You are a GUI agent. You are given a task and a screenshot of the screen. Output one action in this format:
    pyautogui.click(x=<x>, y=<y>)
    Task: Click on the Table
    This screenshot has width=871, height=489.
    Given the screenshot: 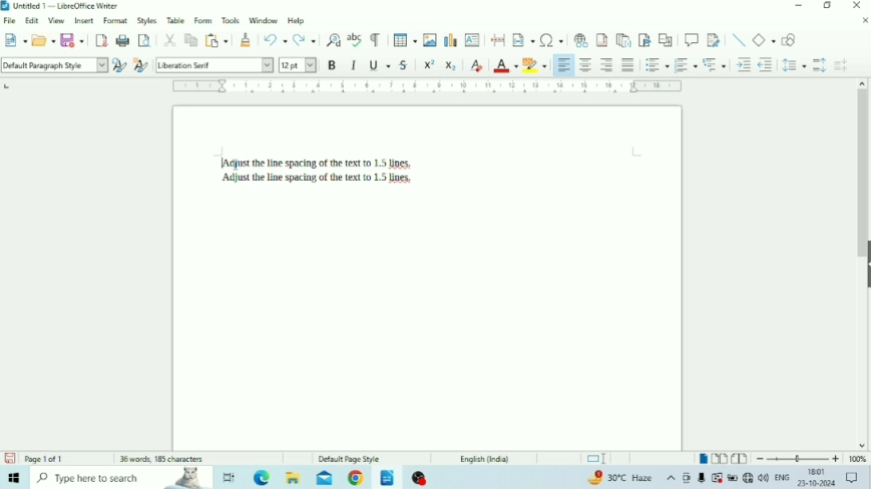 What is the action you would take?
    pyautogui.click(x=176, y=20)
    